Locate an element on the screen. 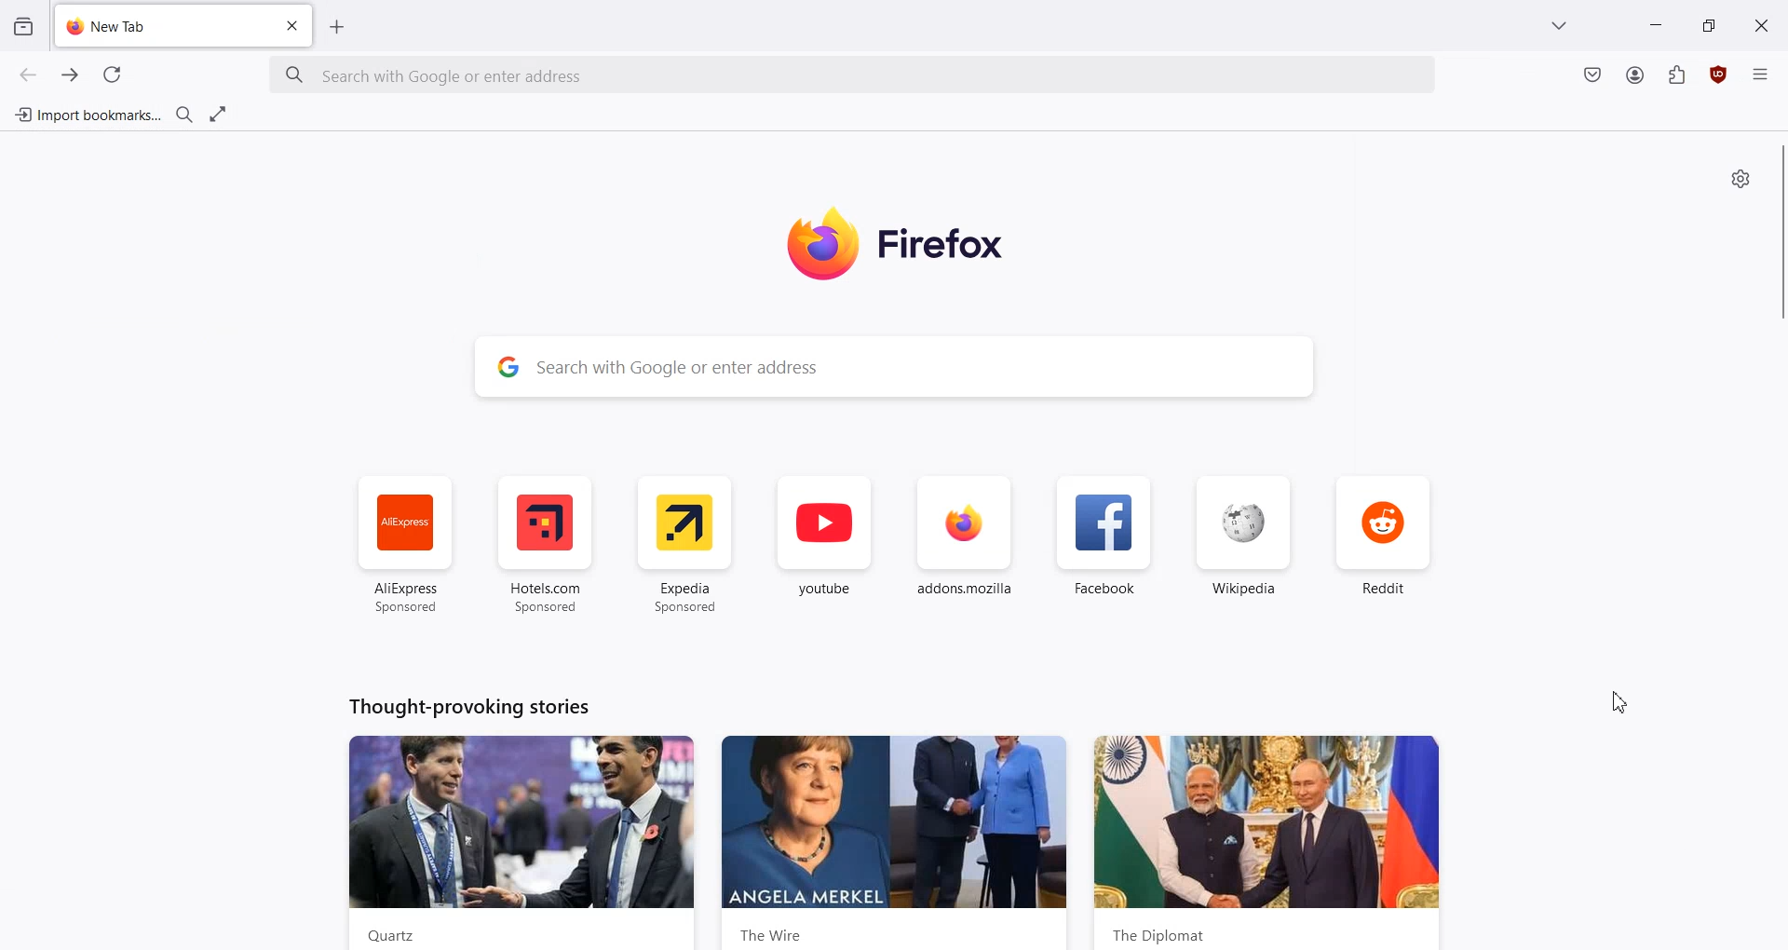  Go Back one page  is located at coordinates (26, 74).